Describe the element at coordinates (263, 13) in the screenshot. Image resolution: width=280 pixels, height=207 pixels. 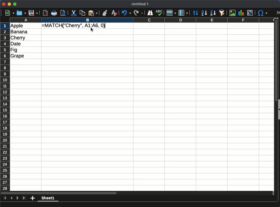
I see `special character` at that location.